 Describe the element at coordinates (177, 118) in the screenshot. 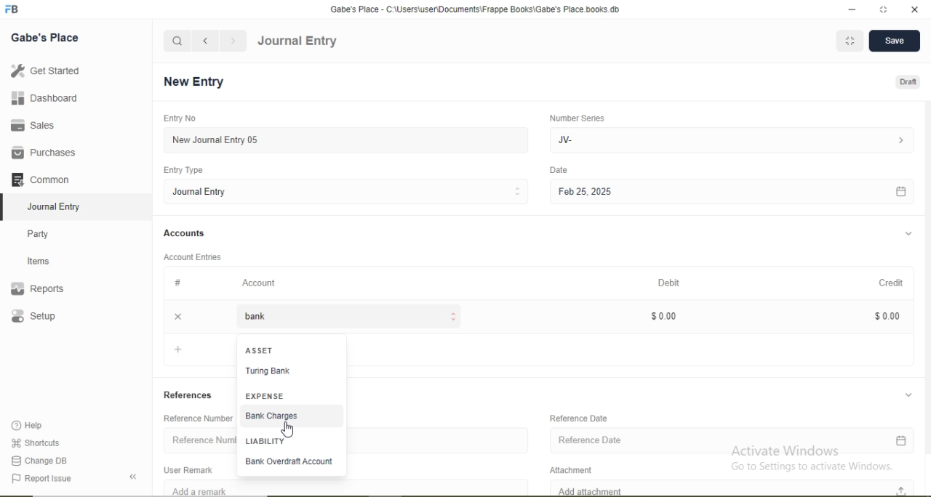

I see `Entry No` at that location.